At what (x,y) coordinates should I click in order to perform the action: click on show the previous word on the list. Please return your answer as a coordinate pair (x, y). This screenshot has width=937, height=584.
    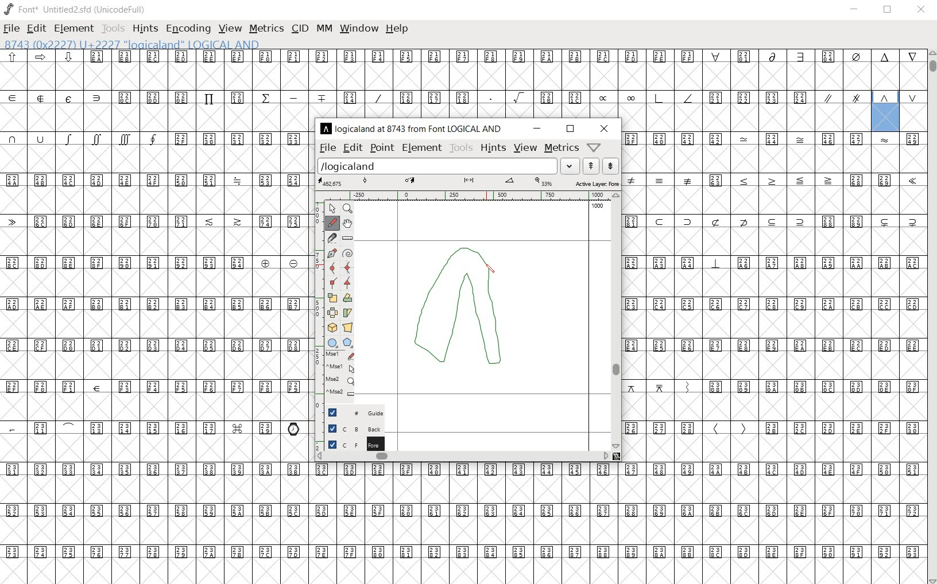
    Looking at the image, I should click on (610, 167).